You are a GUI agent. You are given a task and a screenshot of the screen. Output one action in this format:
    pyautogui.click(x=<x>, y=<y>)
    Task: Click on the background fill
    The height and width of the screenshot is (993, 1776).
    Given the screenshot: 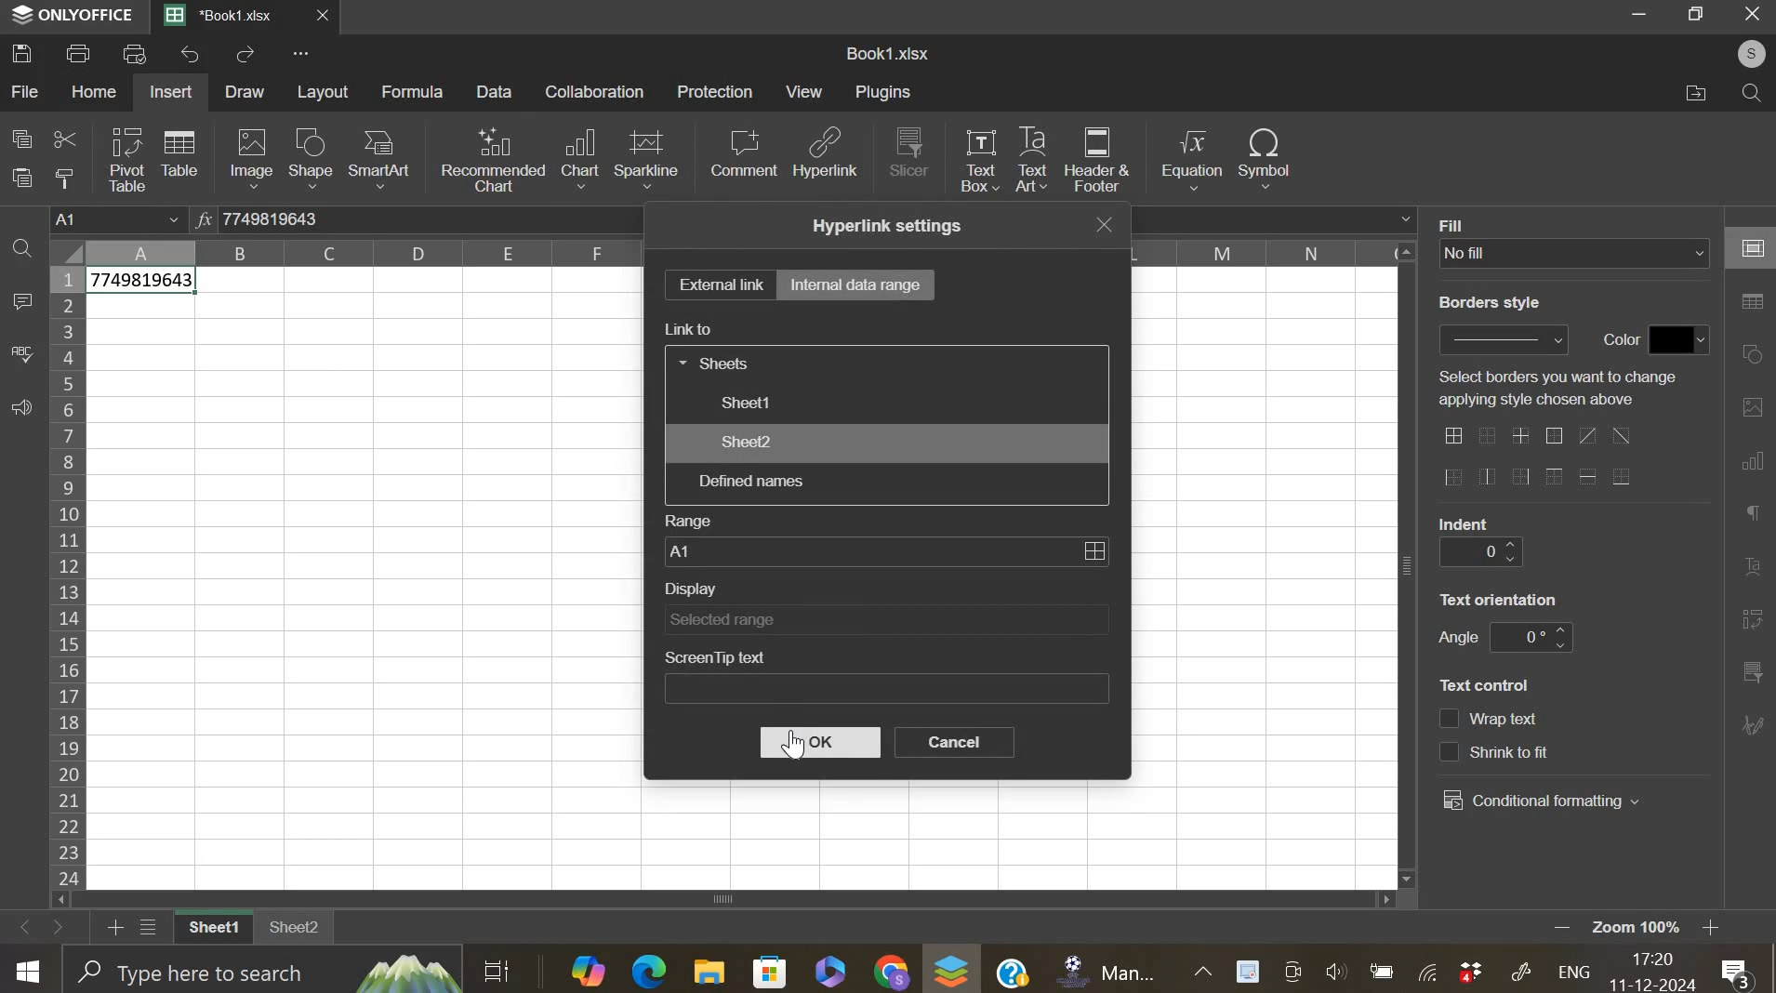 What is the action you would take?
    pyautogui.click(x=1575, y=253)
    